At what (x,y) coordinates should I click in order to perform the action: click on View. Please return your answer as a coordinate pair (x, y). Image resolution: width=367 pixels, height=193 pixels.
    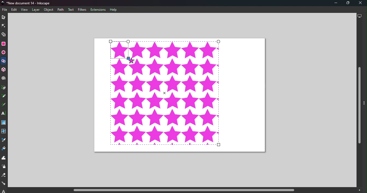
    Looking at the image, I should click on (24, 9).